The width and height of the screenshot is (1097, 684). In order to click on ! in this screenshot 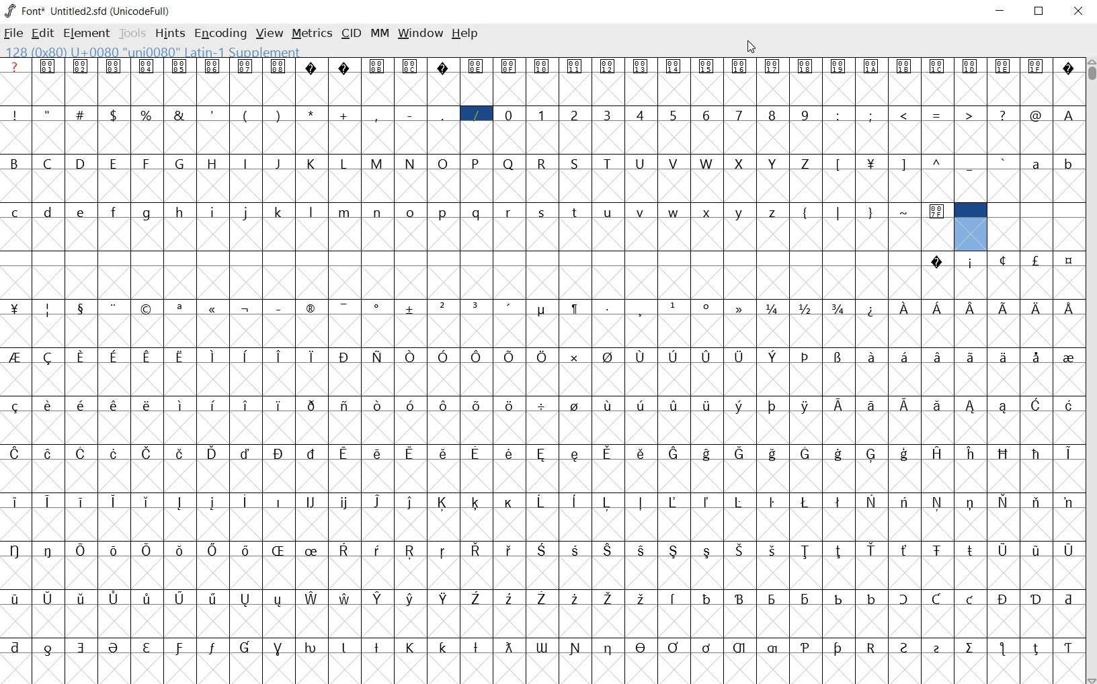, I will do `click(15, 114)`.